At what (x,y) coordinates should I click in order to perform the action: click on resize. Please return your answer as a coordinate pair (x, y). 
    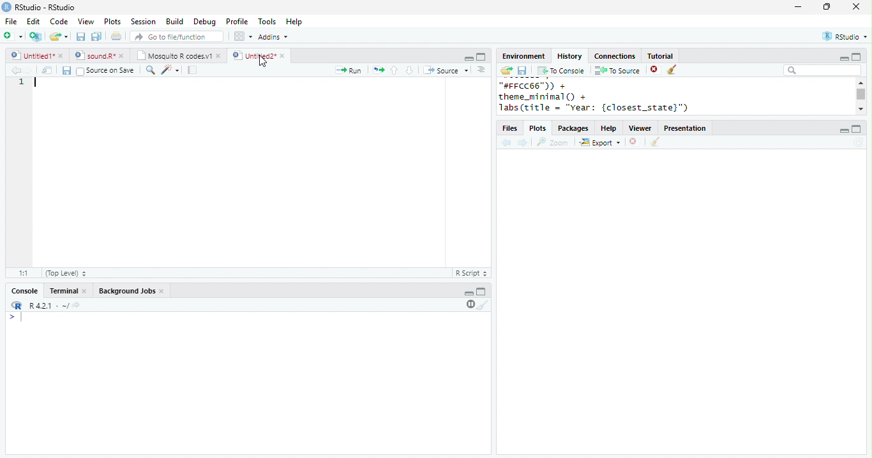
    Looking at the image, I should click on (827, 7).